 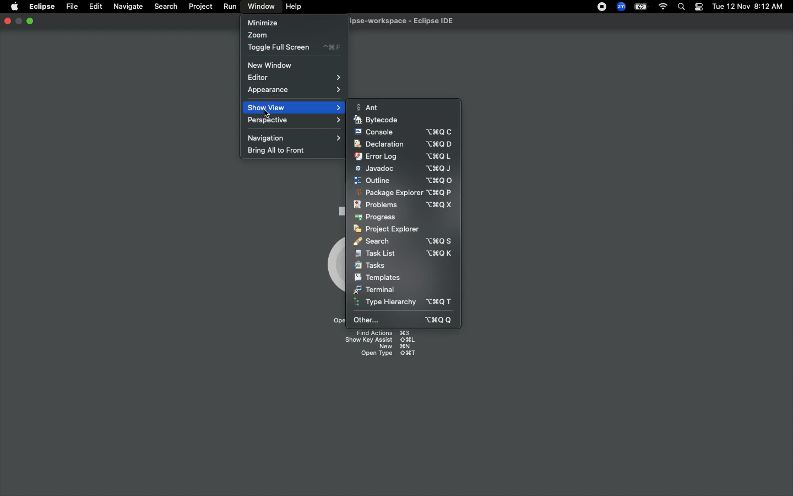 What do you see at coordinates (404, 157) in the screenshot?
I see `Error log` at bounding box center [404, 157].